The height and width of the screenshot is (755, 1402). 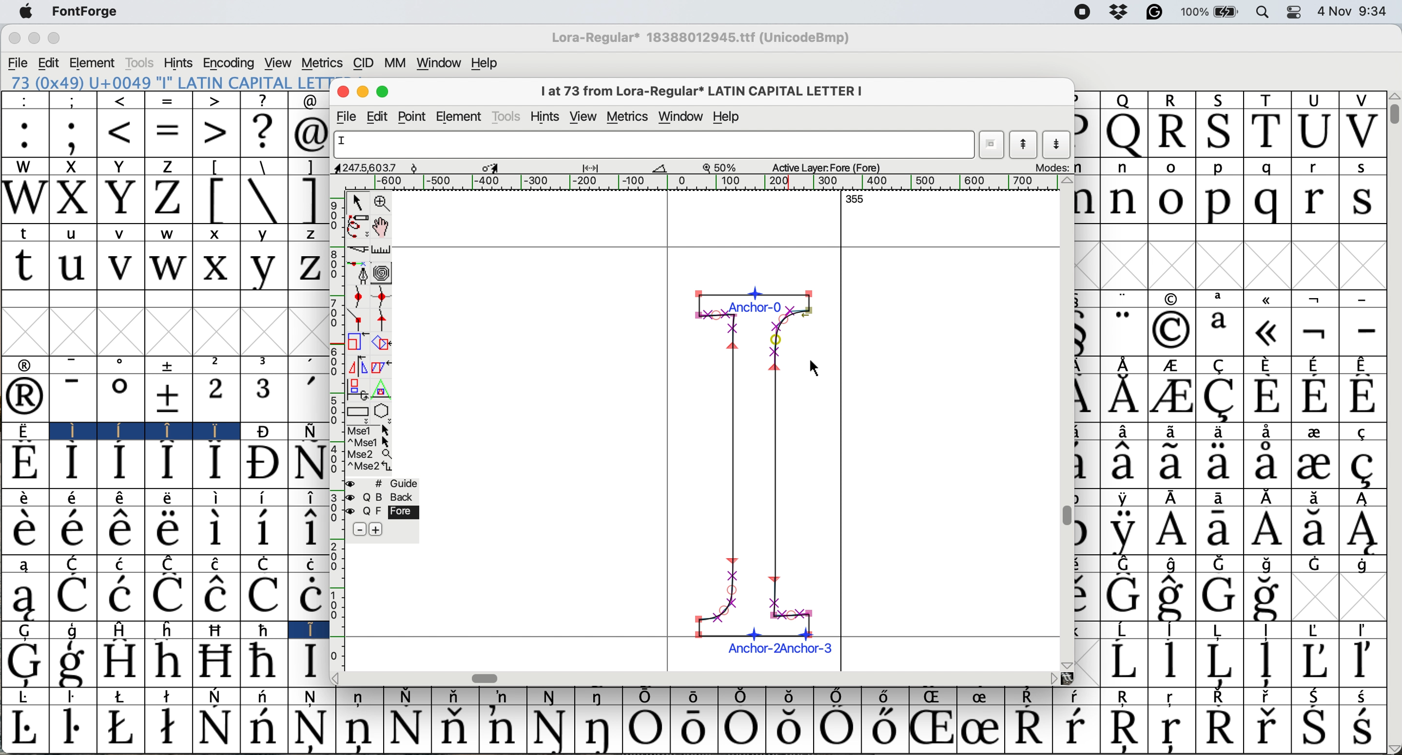 I want to click on , so click(x=1393, y=748).